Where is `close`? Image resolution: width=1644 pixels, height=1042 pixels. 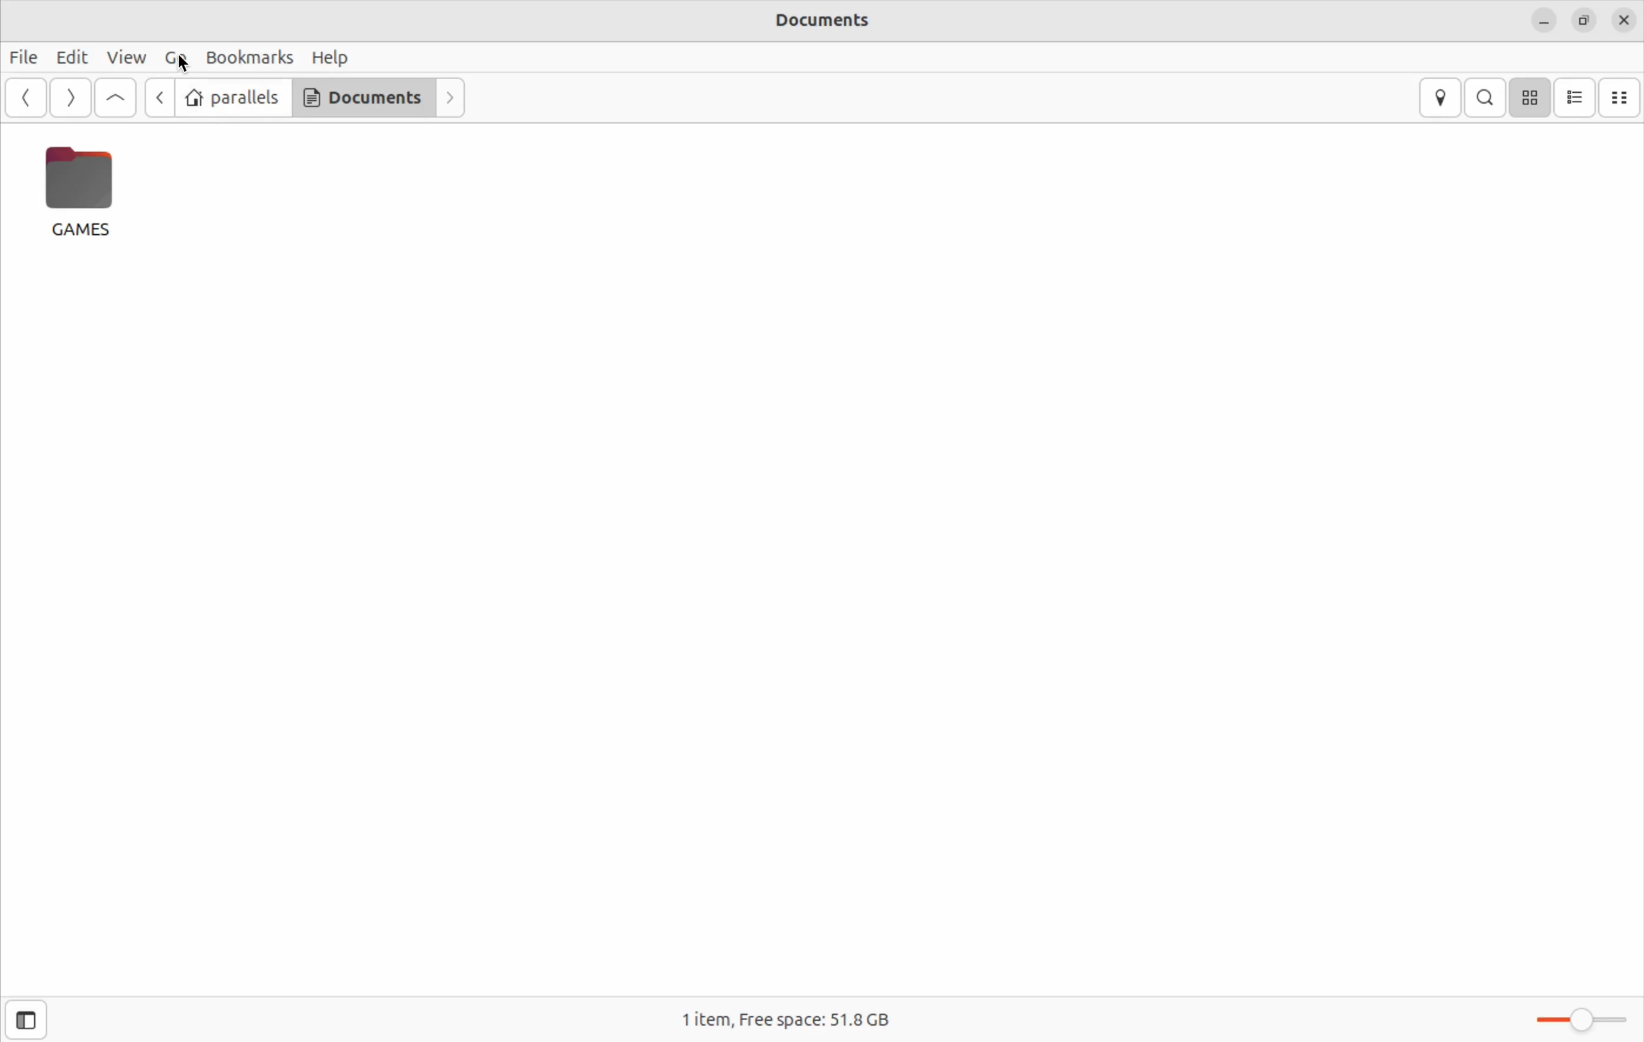 close is located at coordinates (1626, 19).